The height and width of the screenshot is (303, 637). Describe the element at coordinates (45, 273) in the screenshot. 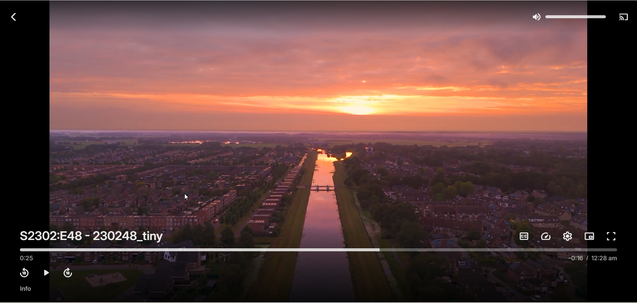

I see `play` at that location.